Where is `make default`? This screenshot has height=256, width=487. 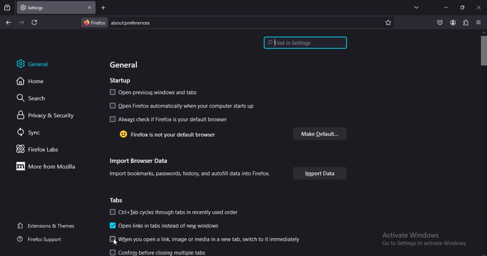
make default is located at coordinates (321, 134).